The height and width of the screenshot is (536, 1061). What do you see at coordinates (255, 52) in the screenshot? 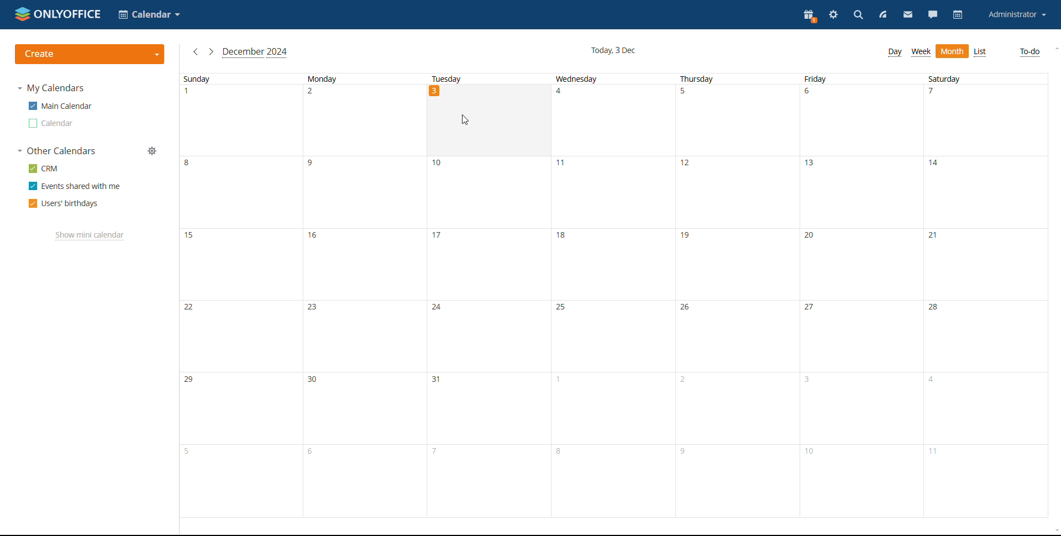
I see `current month` at bounding box center [255, 52].